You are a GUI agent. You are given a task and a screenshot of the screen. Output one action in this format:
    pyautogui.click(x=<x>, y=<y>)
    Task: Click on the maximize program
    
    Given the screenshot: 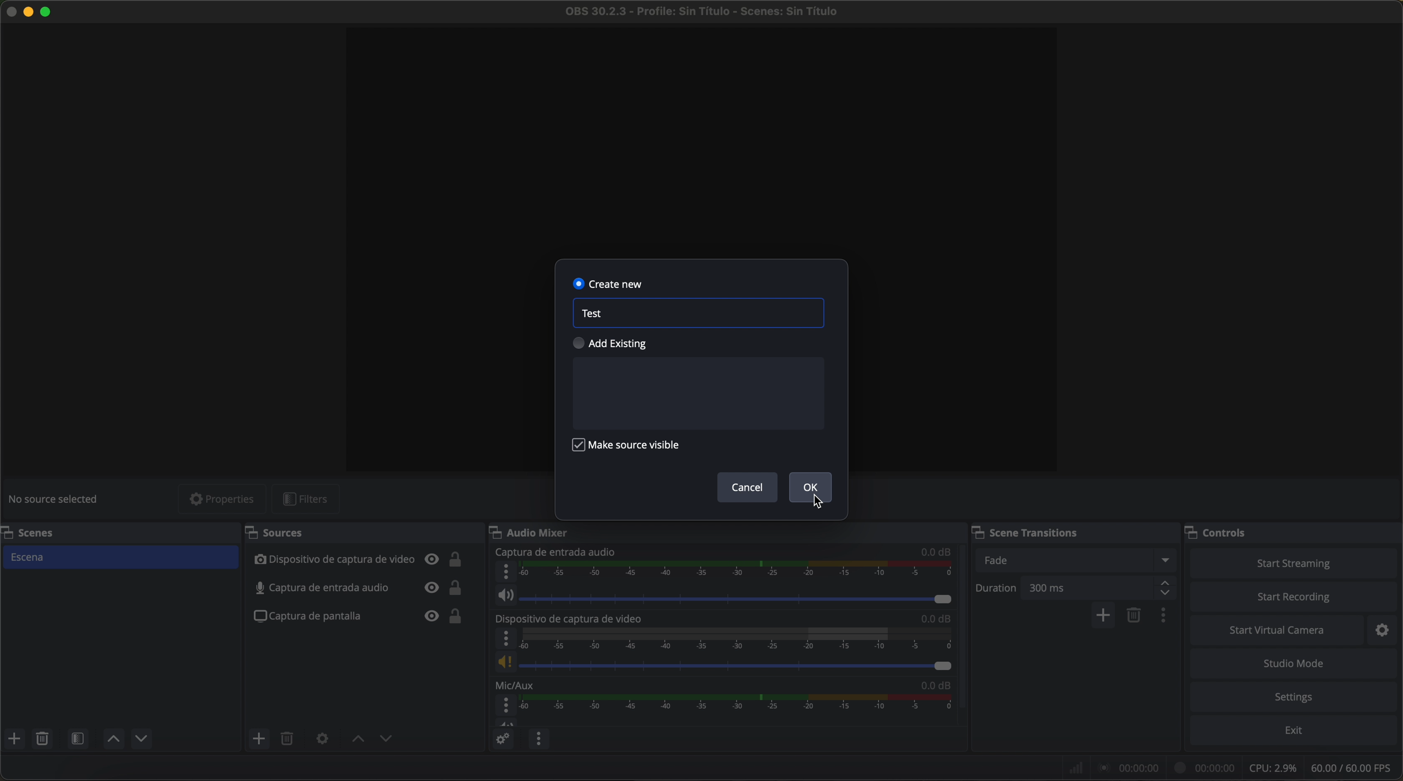 What is the action you would take?
    pyautogui.click(x=48, y=10)
    